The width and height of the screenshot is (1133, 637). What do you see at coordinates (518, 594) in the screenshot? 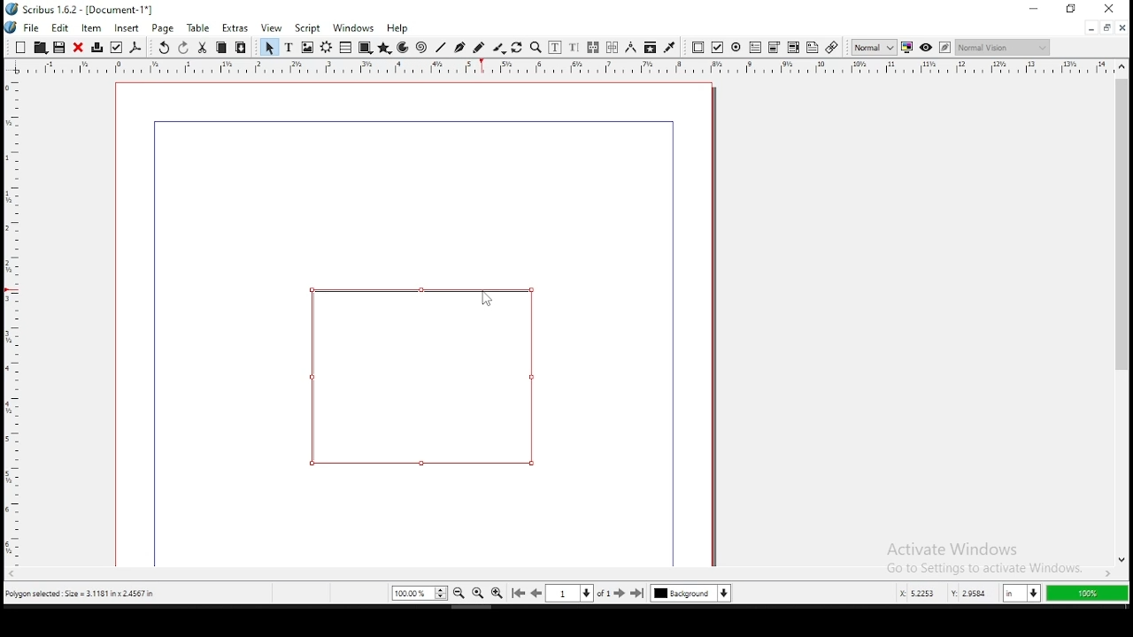
I see `go to first page` at bounding box center [518, 594].